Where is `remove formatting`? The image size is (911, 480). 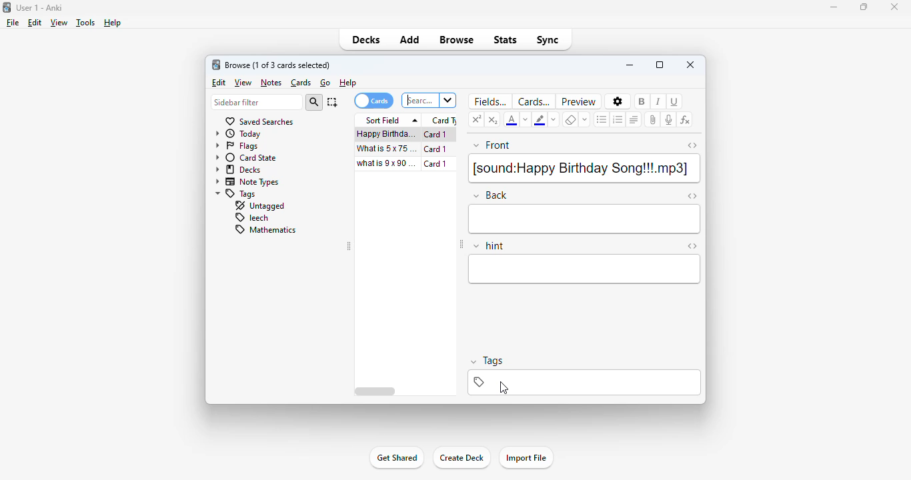 remove formatting is located at coordinates (570, 119).